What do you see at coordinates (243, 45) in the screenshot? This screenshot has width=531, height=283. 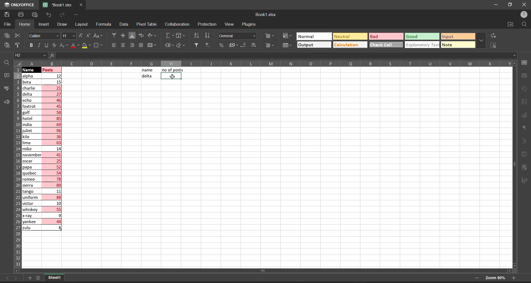 I see `decrease decimal` at bounding box center [243, 45].